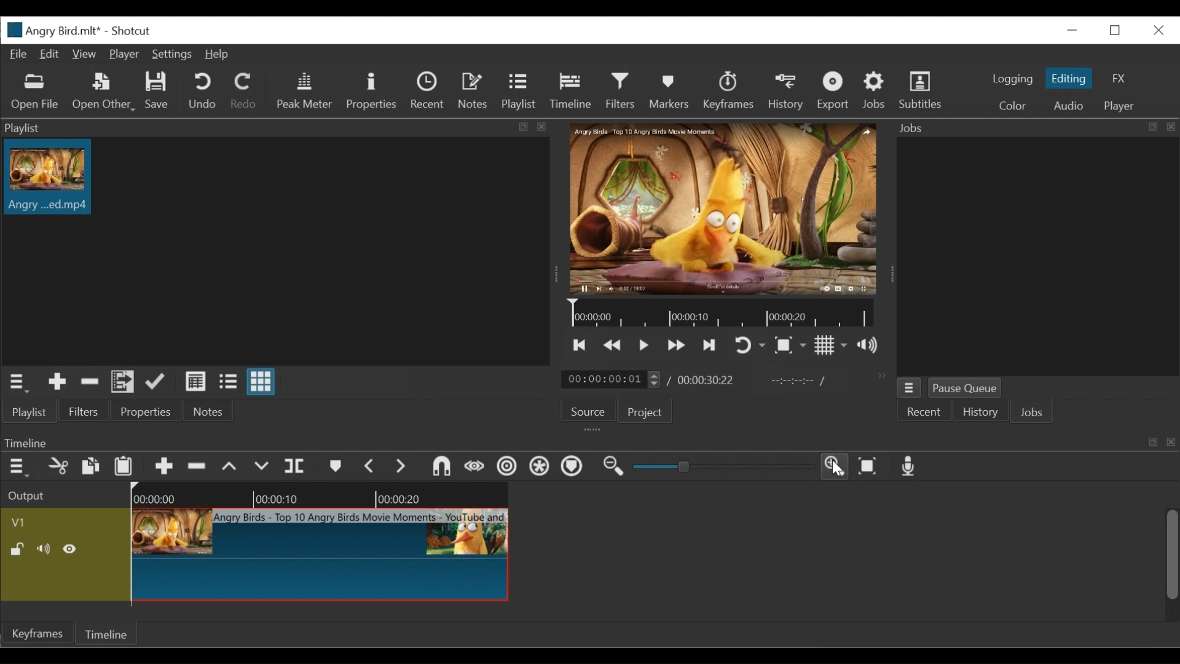  What do you see at coordinates (32, 414) in the screenshot?
I see `Playlist` at bounding box center [32, 414].